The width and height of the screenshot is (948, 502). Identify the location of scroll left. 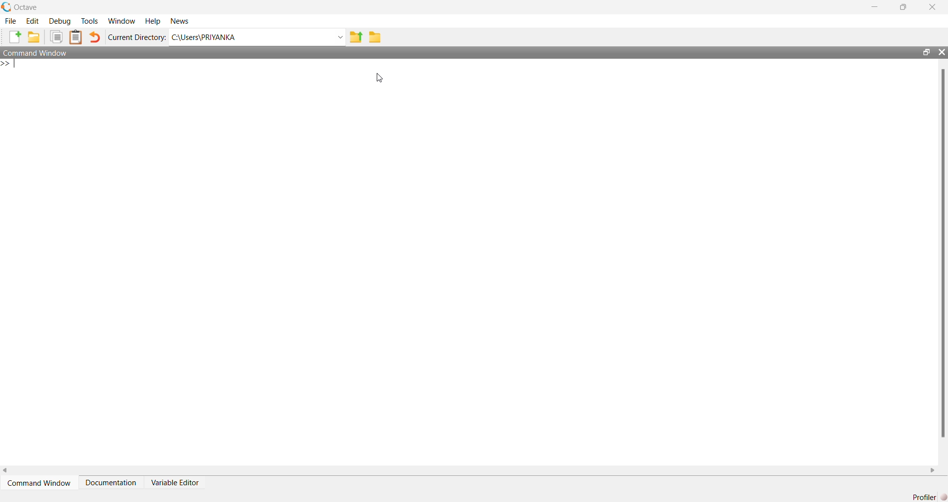
(6, 471).